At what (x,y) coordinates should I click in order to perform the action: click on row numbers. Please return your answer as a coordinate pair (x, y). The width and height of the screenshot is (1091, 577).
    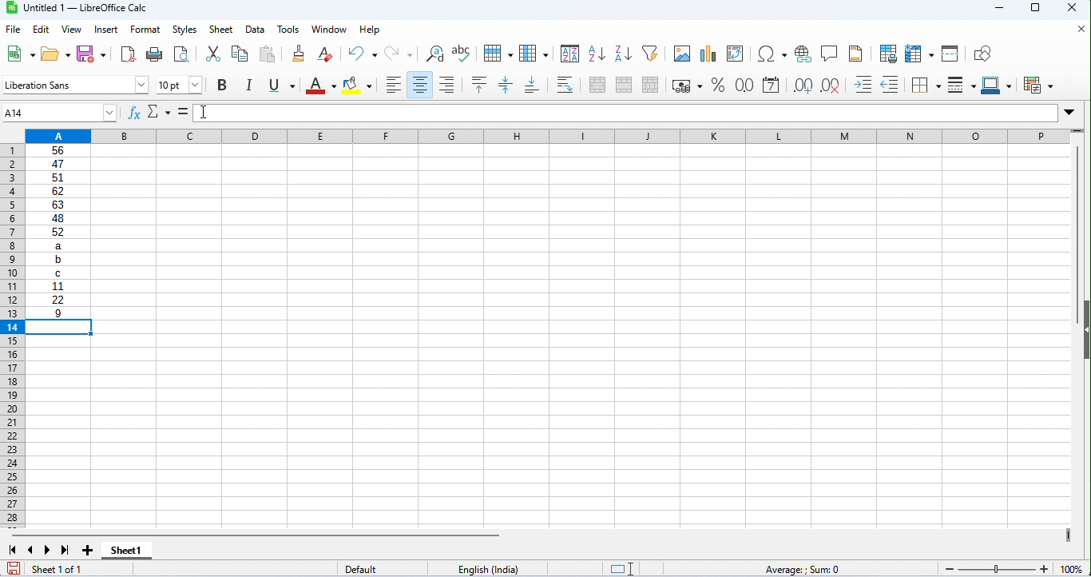
    Looking at the image, I should click on (14, 336).